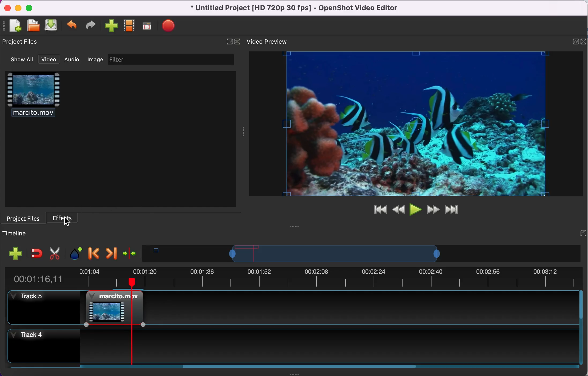  What do you see at coordinates (32, 25) in the screenshot?
I see `open file` at bounding box center [32, 25].